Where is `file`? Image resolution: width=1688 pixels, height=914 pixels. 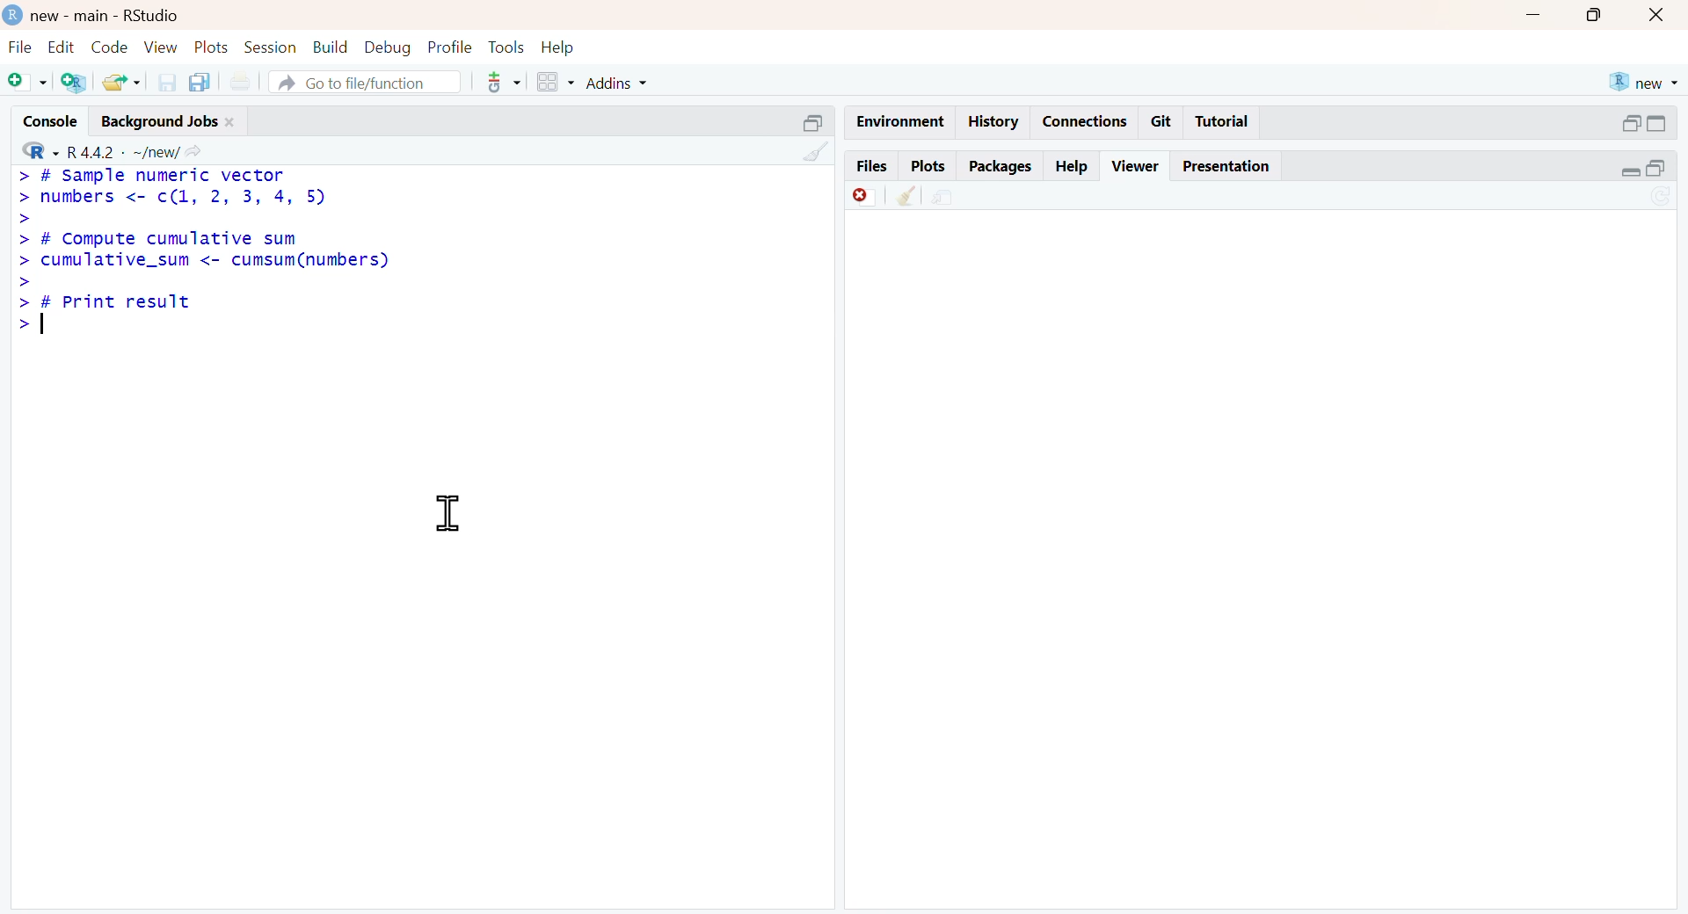
file is located at coordinates (23, 47).